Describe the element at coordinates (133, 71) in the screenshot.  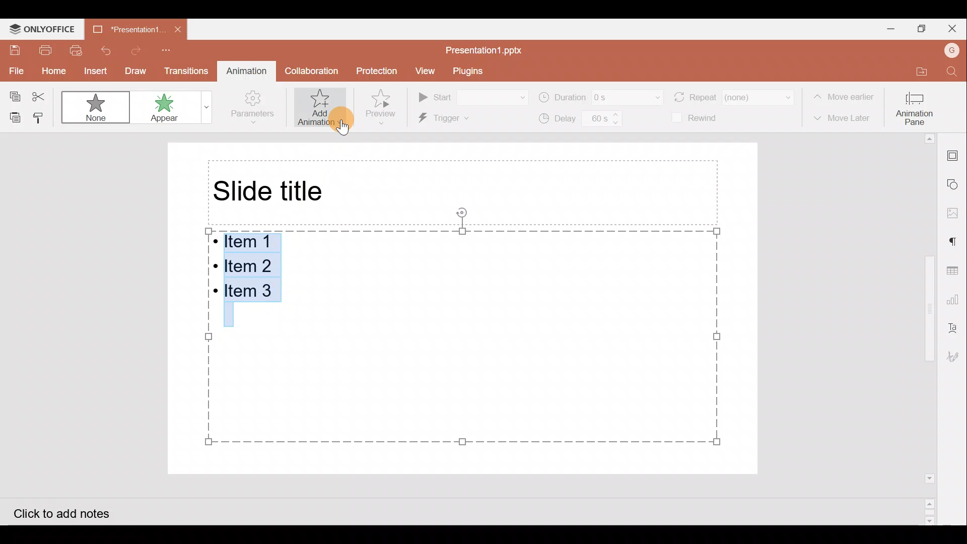
I see `Draw` at that location.